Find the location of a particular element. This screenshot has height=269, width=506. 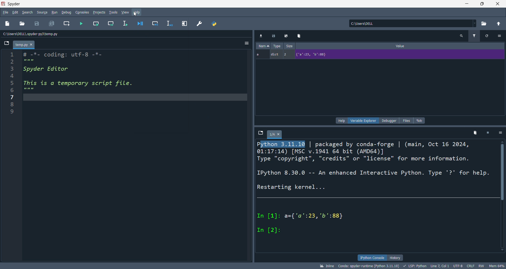

ipython console is located at coordinates (372, 257).